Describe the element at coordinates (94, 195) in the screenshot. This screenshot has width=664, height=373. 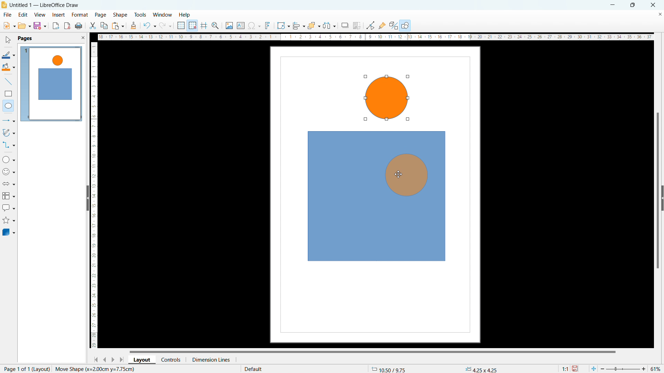
I see `vertical ruler` at that location.